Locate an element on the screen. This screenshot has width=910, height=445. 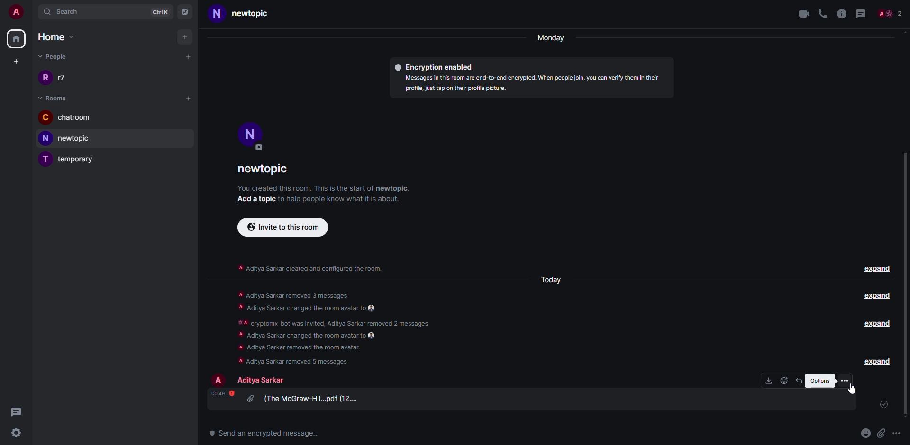
Messages in this room are end-to-end encrypted. When people join, you can verify them In their
profile, just tap on their profile picture. is located at coordinates (530, 84).